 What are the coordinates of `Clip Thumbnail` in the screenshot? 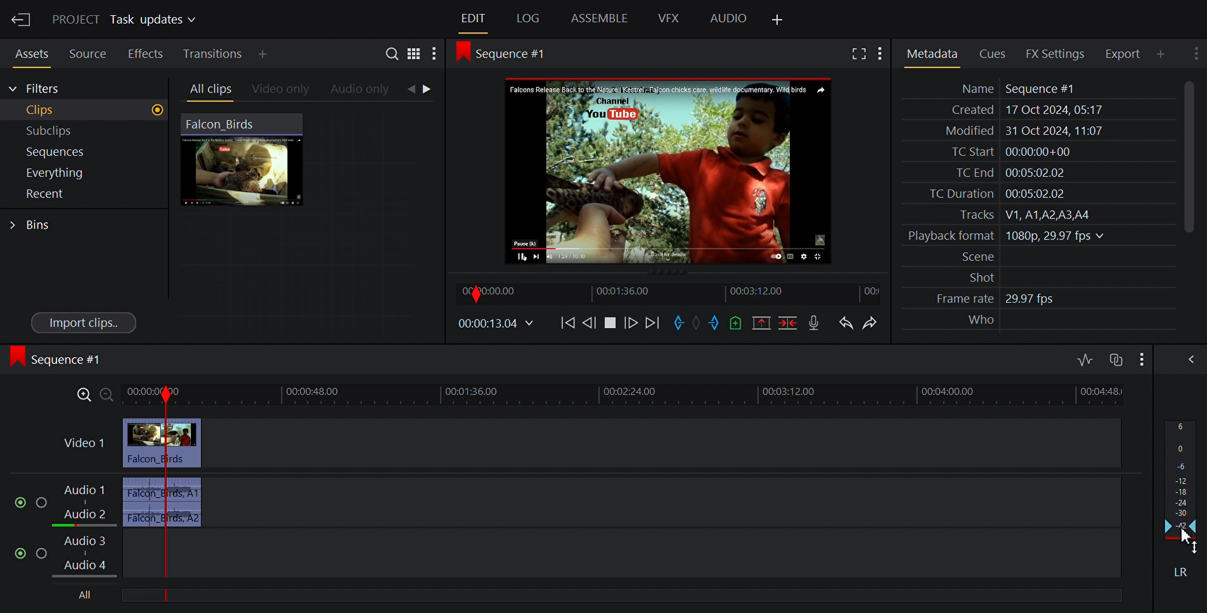 It's located at (309, 221).